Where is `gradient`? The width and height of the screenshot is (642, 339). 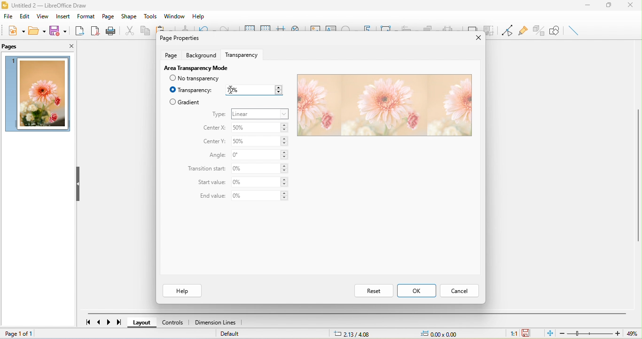
gradient is located at coordinates (185, 102).